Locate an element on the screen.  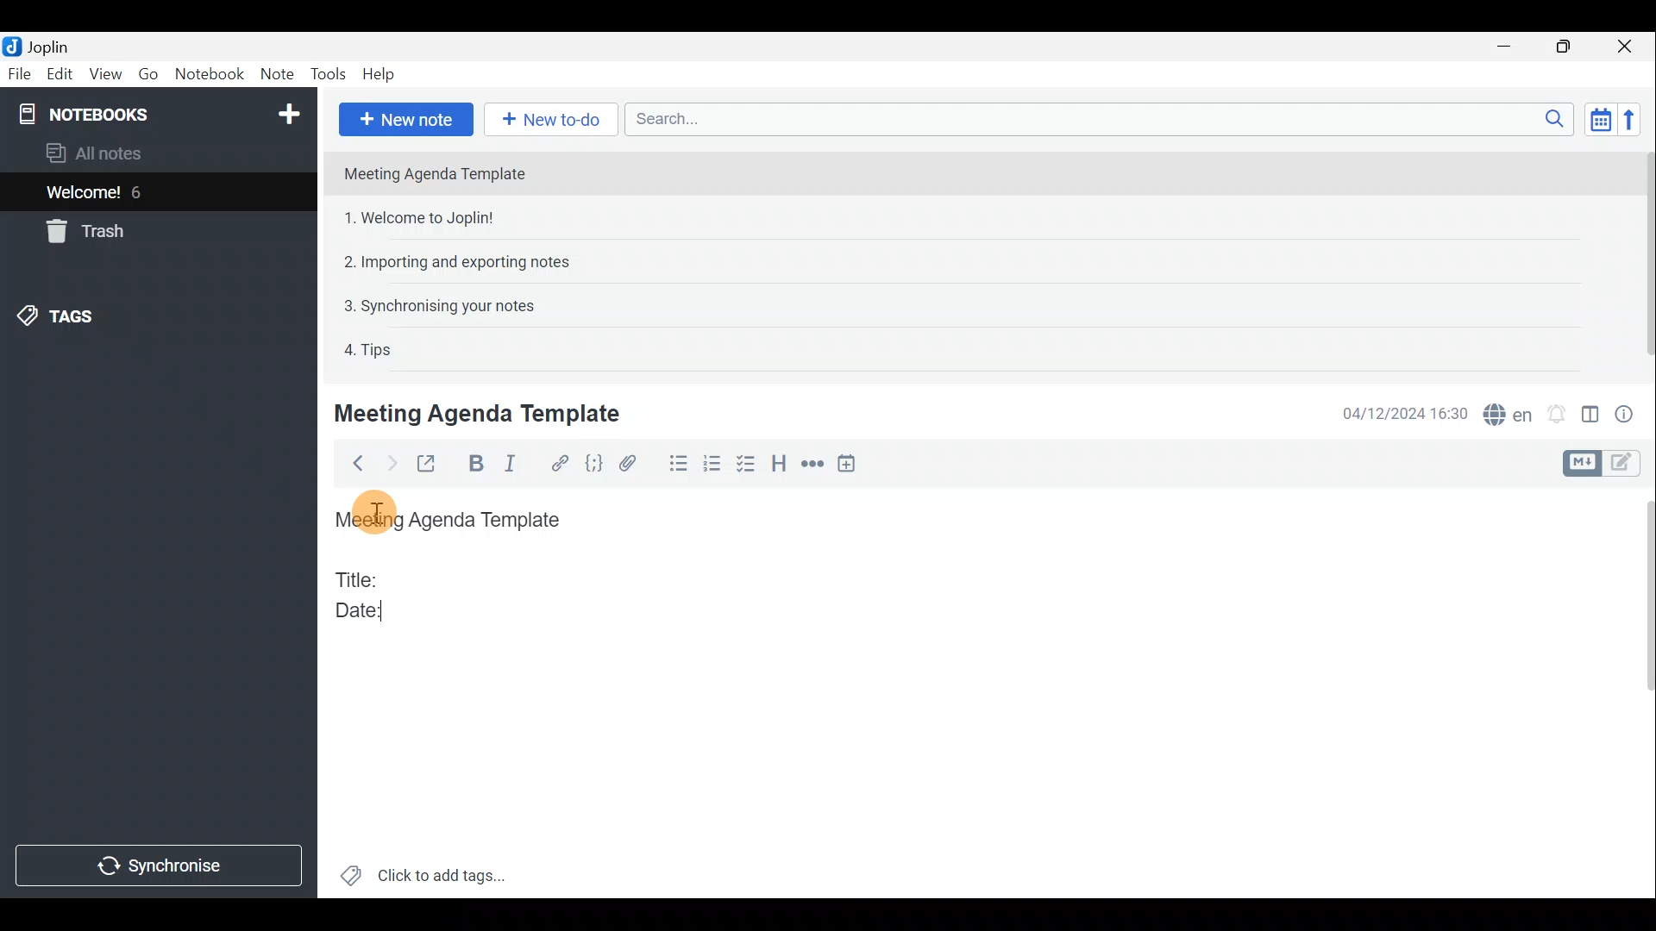
Italic is located at coordinates (517, 465).